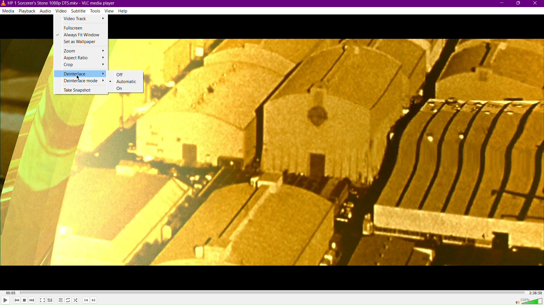 This screenshot has width=544, height=305. I want to click on Aspect Ratio, so click(80, 58).